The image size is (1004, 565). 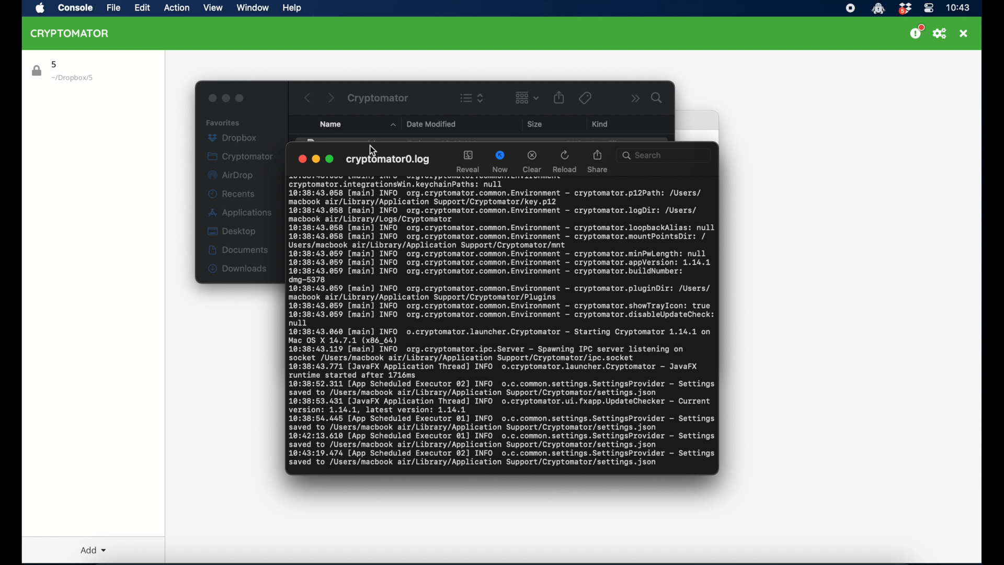 What do you see at coordinates (226, 98) in the screenshot?
I see `minimize` at bounding box center [226, 98].